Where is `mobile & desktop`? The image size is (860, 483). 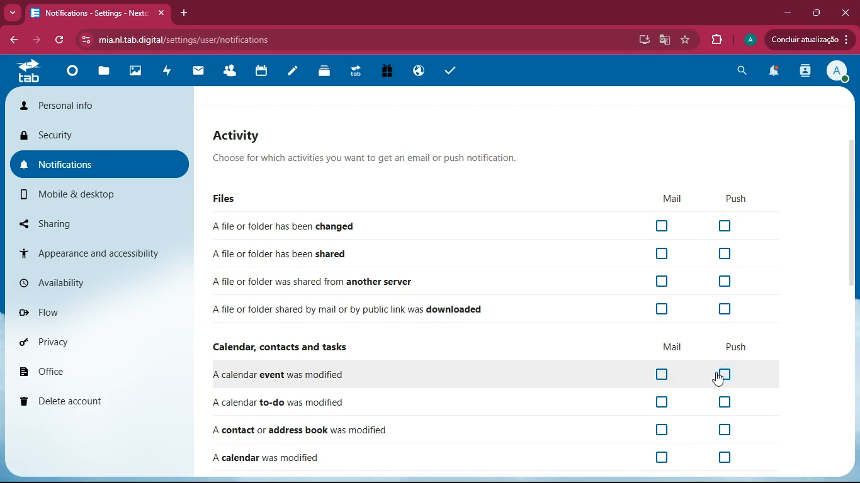
mobile & desktop is located at coordinates (89, 196).